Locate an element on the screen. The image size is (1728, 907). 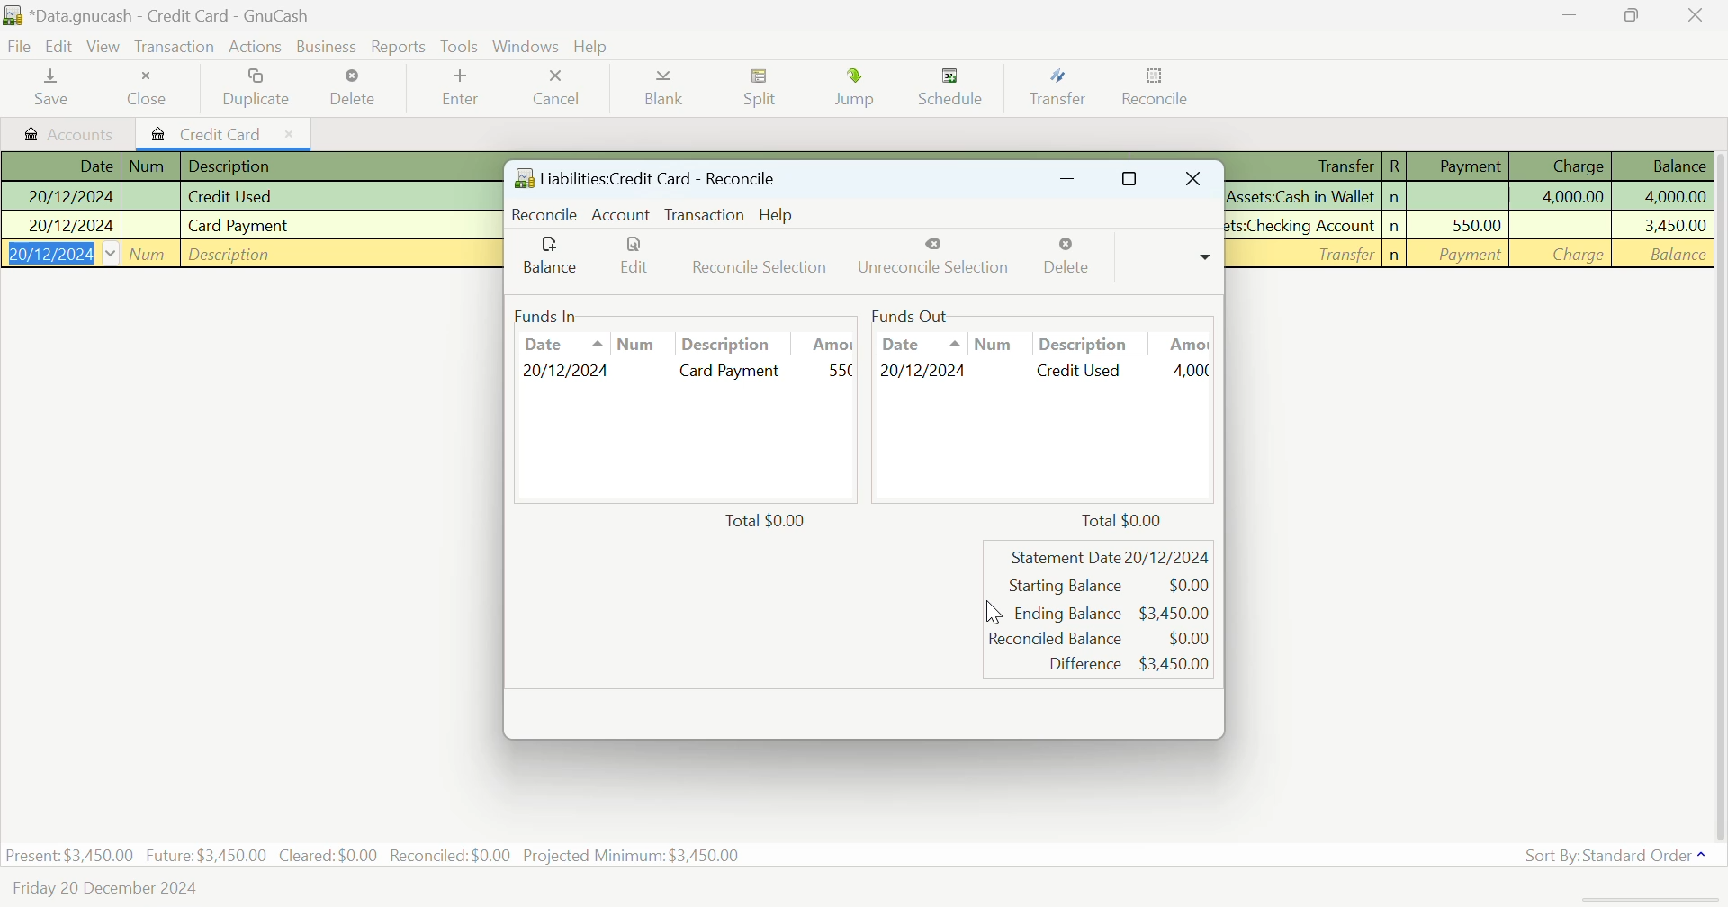
File is located at coordinates (18, 45).